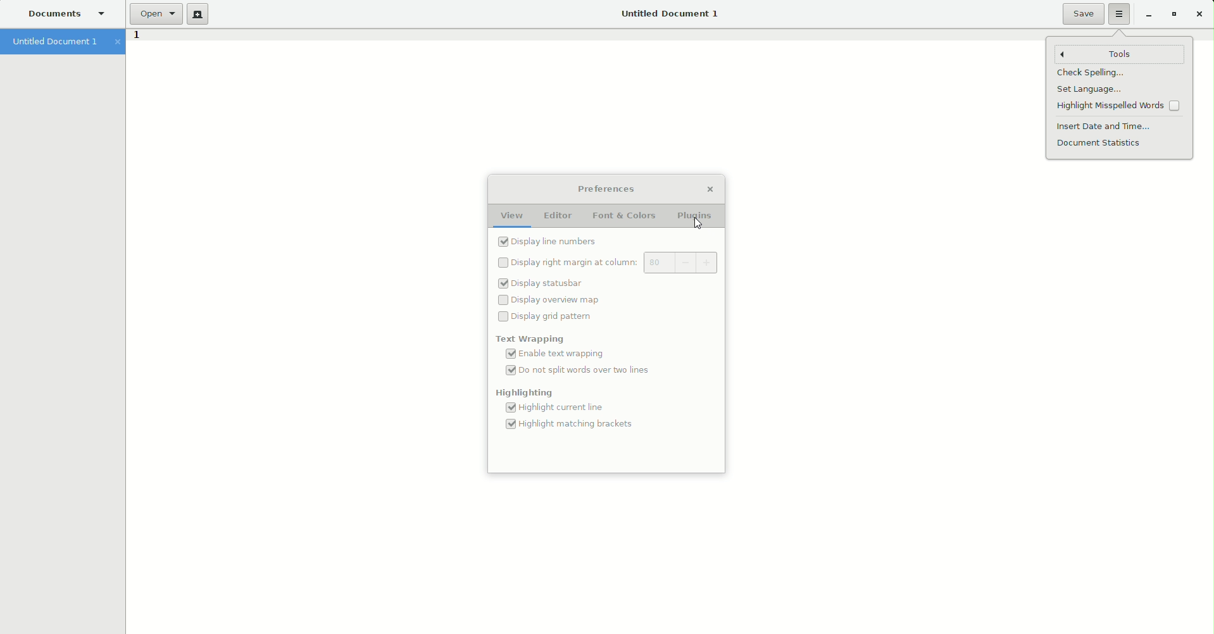 This screenshot has width=1214, height=634. Describe the element at coordinates (541, 284) in the screenshot. I see `display Statusbar` at that location.